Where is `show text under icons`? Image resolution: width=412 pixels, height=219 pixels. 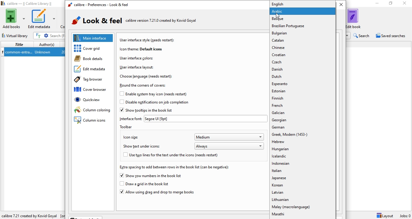
show text under icons is located at coordinates (143, 147).